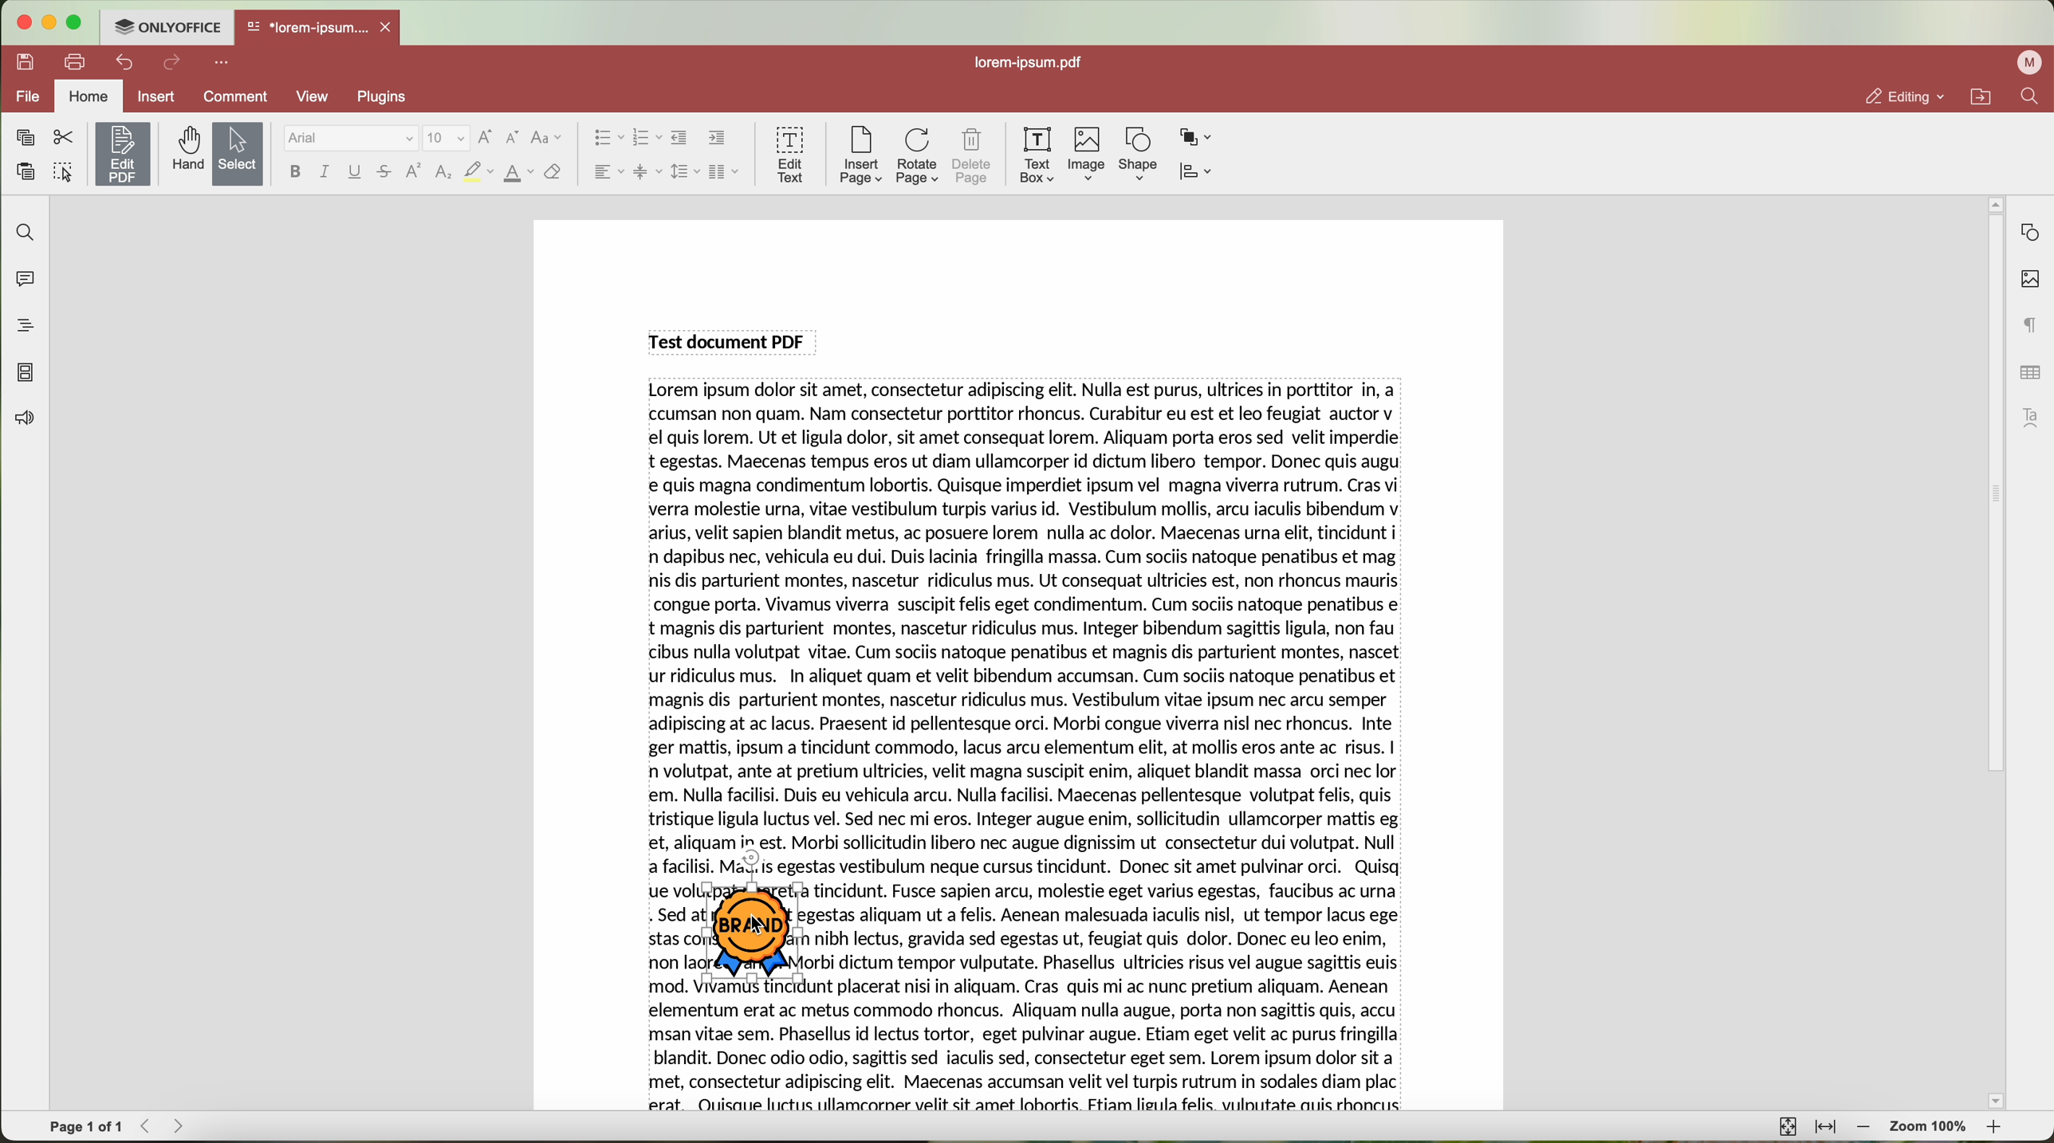 The image size is (2054, 1143). I want to click on strikeout, so click(385, 173).